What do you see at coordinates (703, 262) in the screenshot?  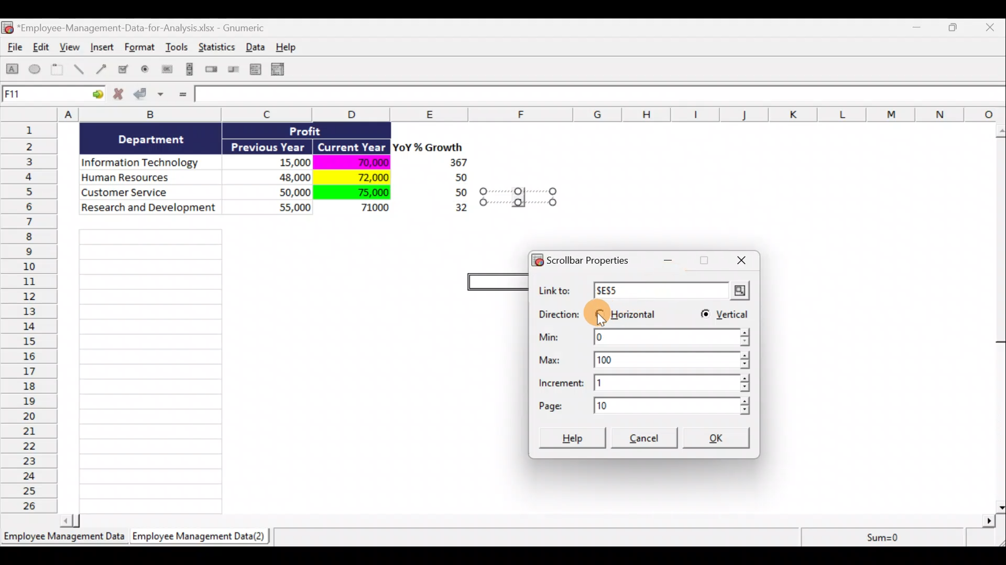 I see `Maximise` at bounding box center [703, 262].